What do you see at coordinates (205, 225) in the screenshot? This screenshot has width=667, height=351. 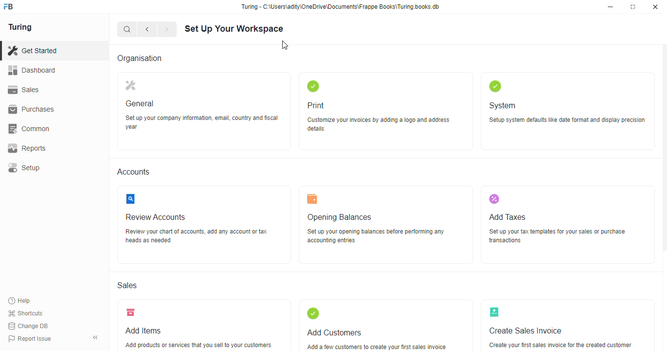 I see `Review AccountsReview your chart of accounts, add any account or tax heads as needed` at bounding box center [205, 225].